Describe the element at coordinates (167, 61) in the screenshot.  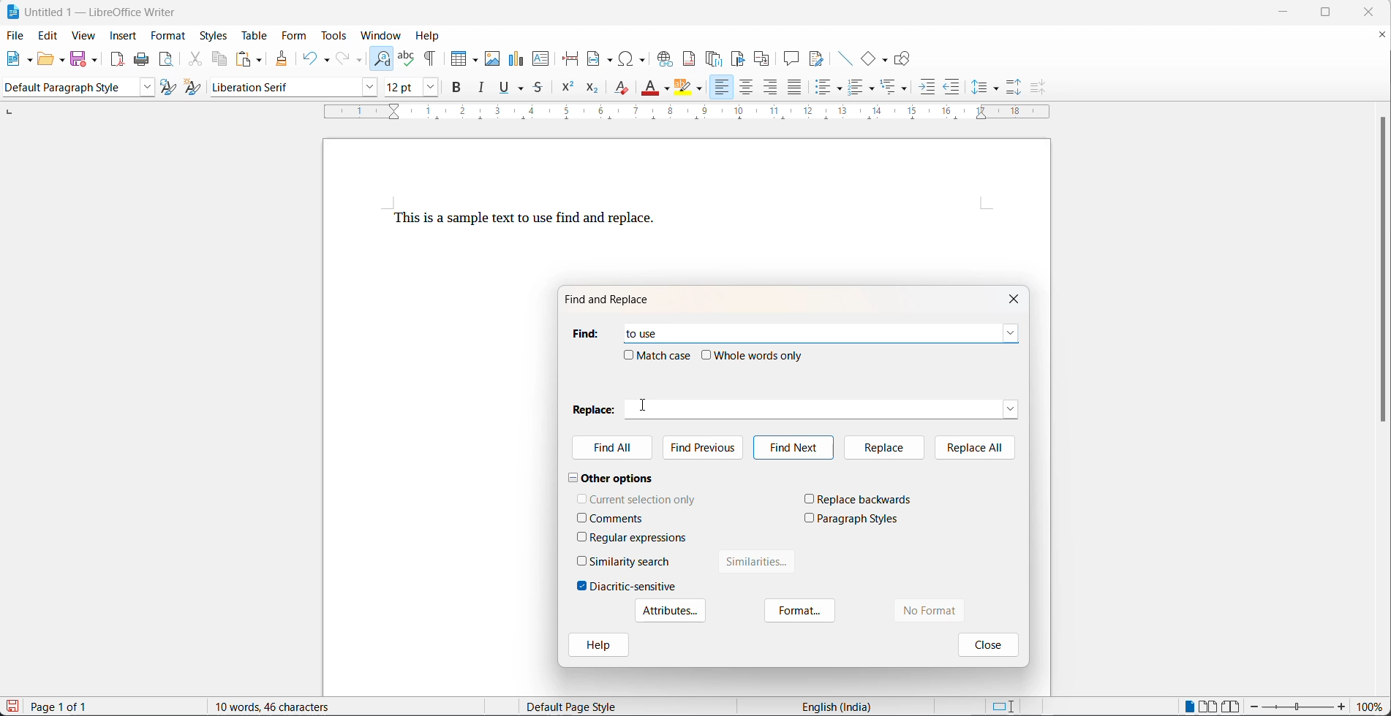
I see `print preview` at that location.